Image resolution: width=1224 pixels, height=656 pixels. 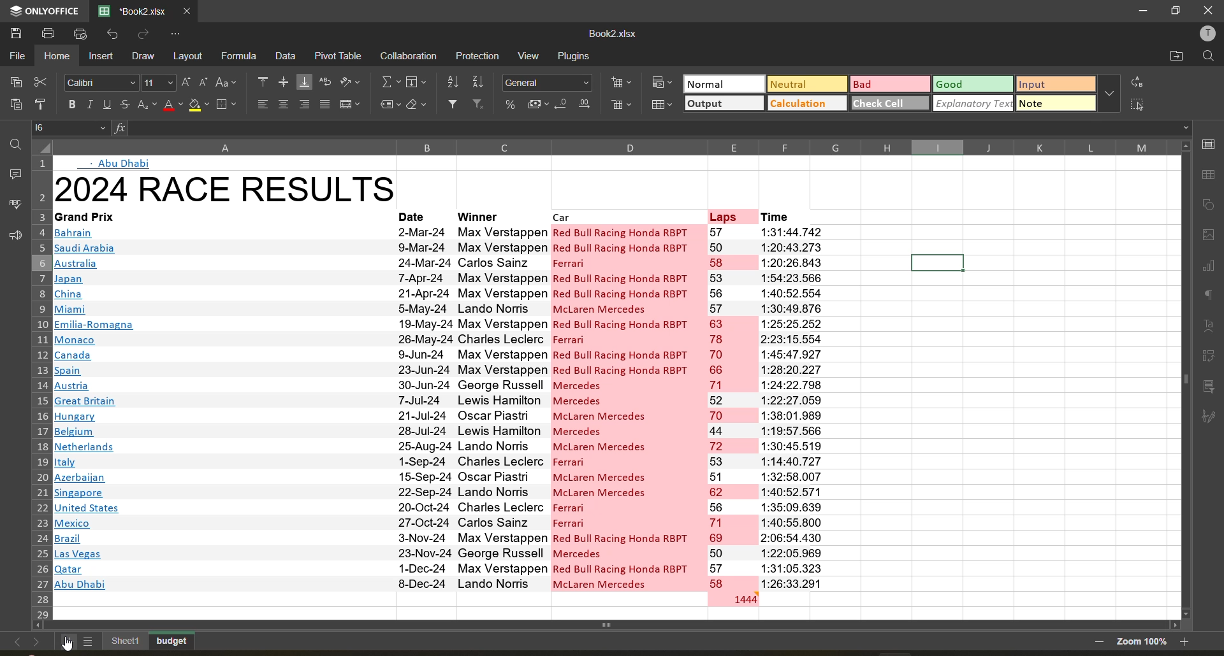 I want to click on customize quick access toolbar, so click(x=176, y=35).